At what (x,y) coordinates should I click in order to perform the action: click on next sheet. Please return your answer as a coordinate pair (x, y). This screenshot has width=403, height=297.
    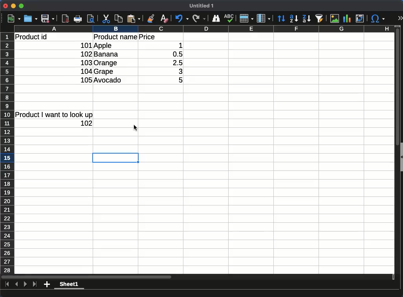
    Looking at the image, I should click on (25, 284).